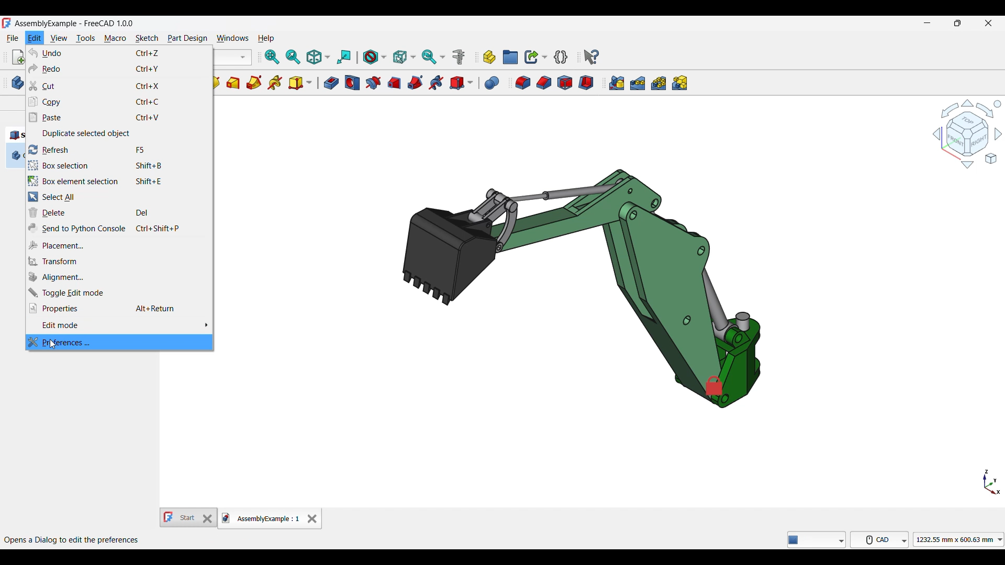  Describe the element at coordinates (927, 23) in the screenshot. I see `Minimize` at that location.